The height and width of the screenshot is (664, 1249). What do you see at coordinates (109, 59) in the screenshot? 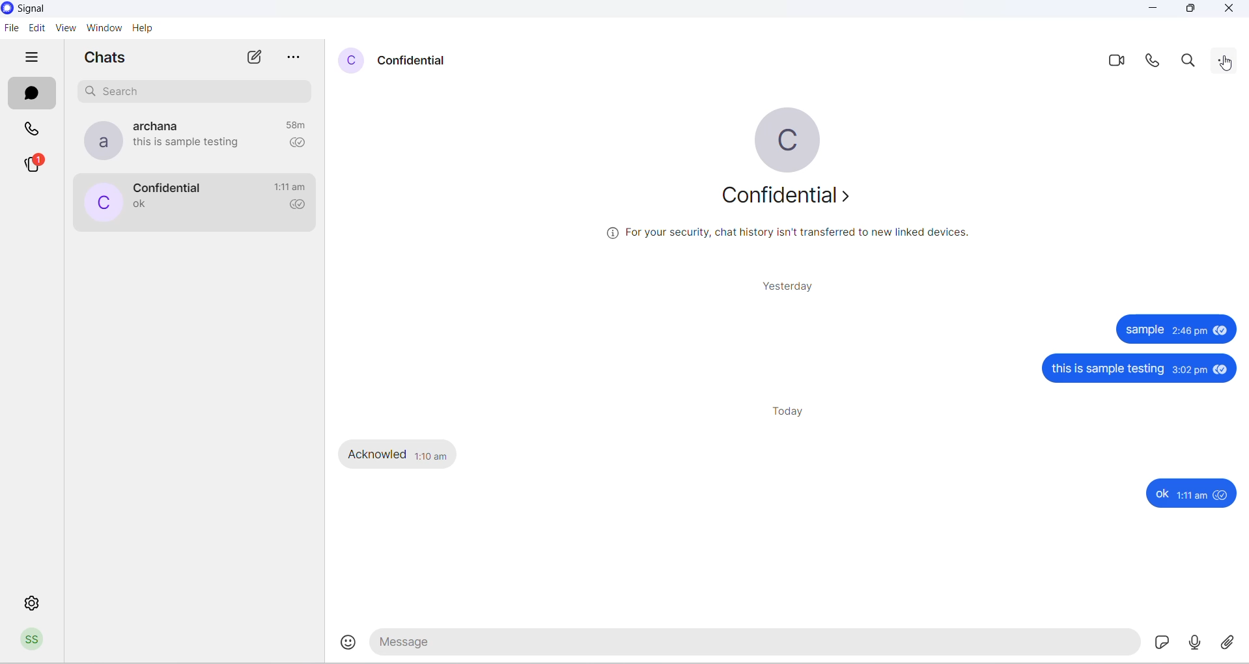
I see `chats heading` at bounding box center [109, 59].